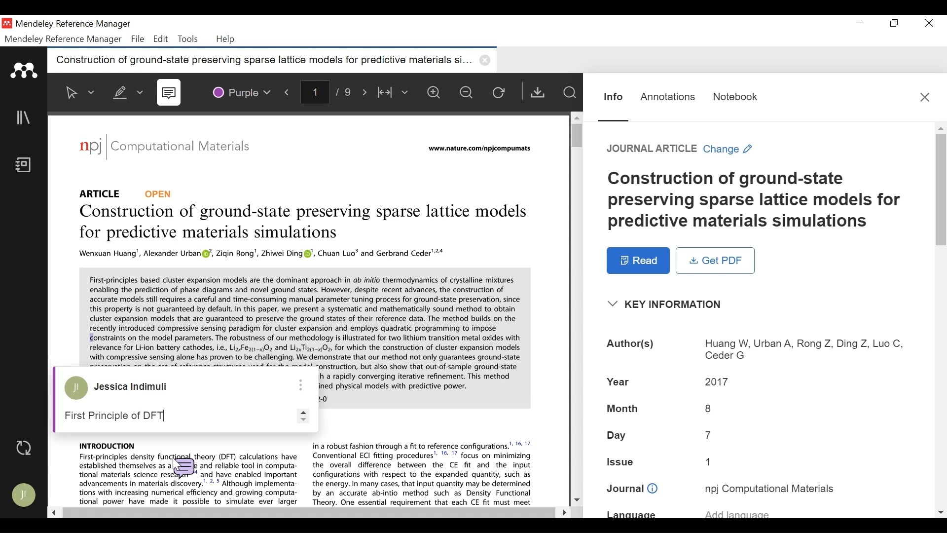 Image resolution: width=947 pixels, height=533 pixels. What do you see at coordinates (137, 387) in the screenshot?
I see `Username: Jessica Indimuli` at bounding box center [137, 387].